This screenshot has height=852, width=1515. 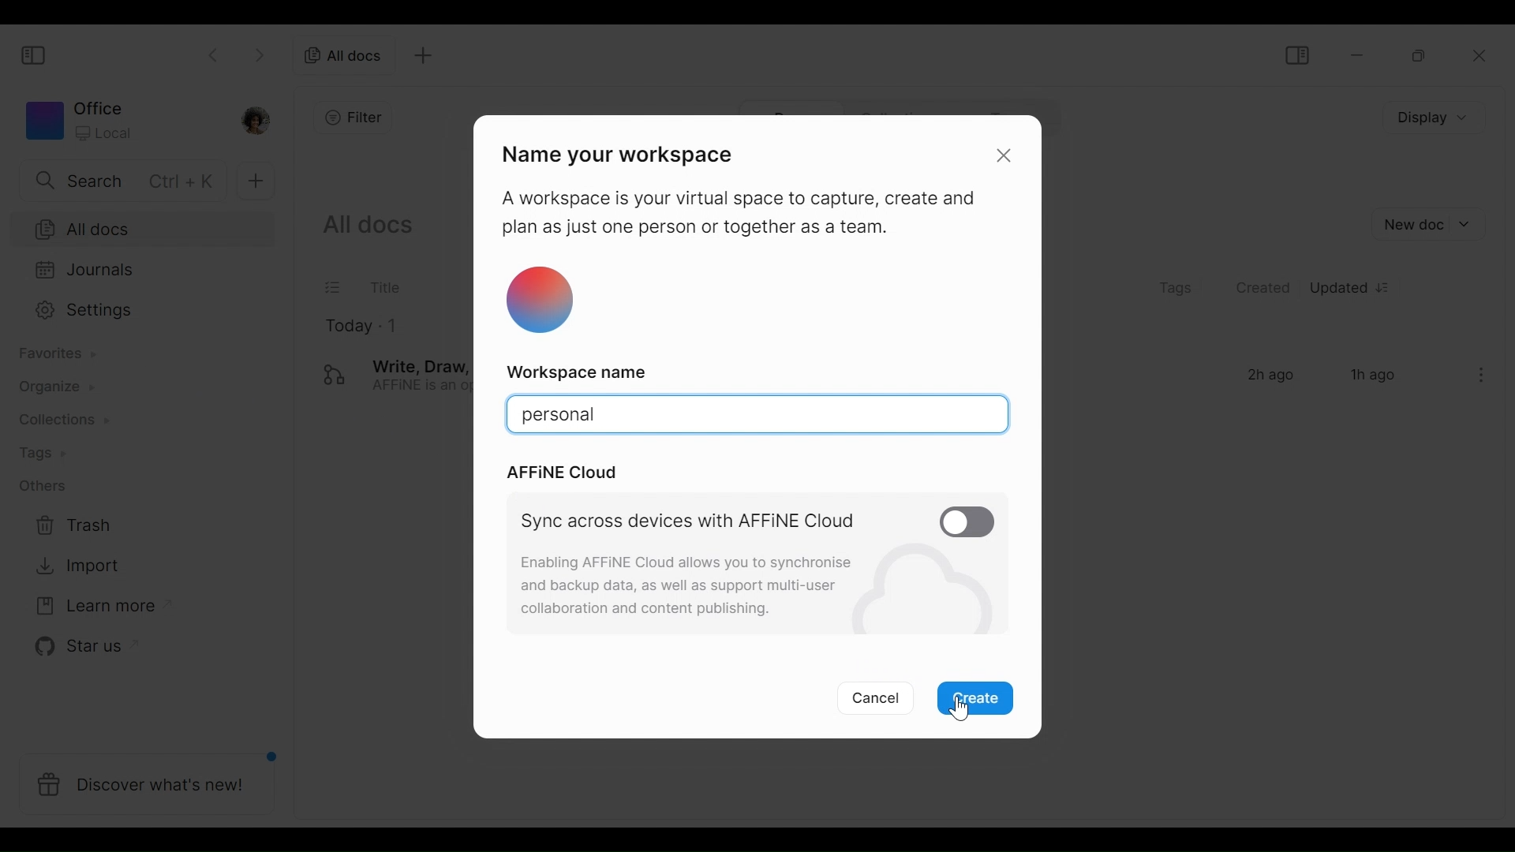 I want to click on Go back, so click(x=215, y=57).